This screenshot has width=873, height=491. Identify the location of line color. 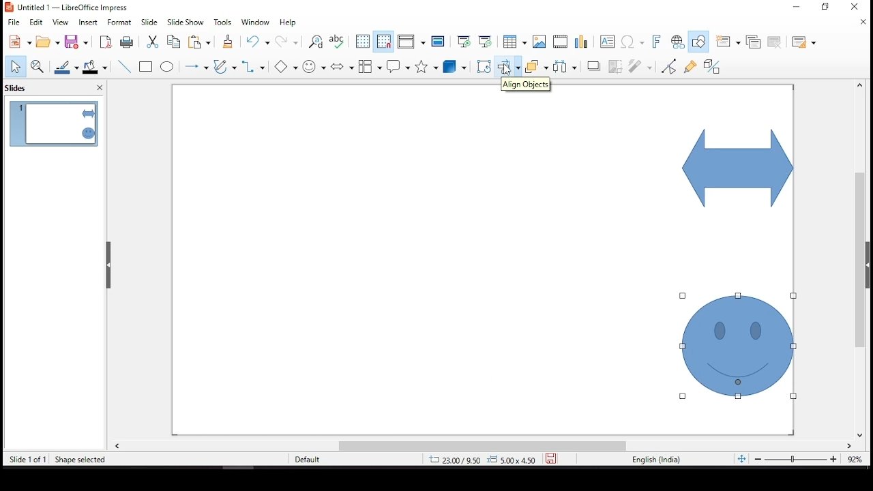
(68, 67).